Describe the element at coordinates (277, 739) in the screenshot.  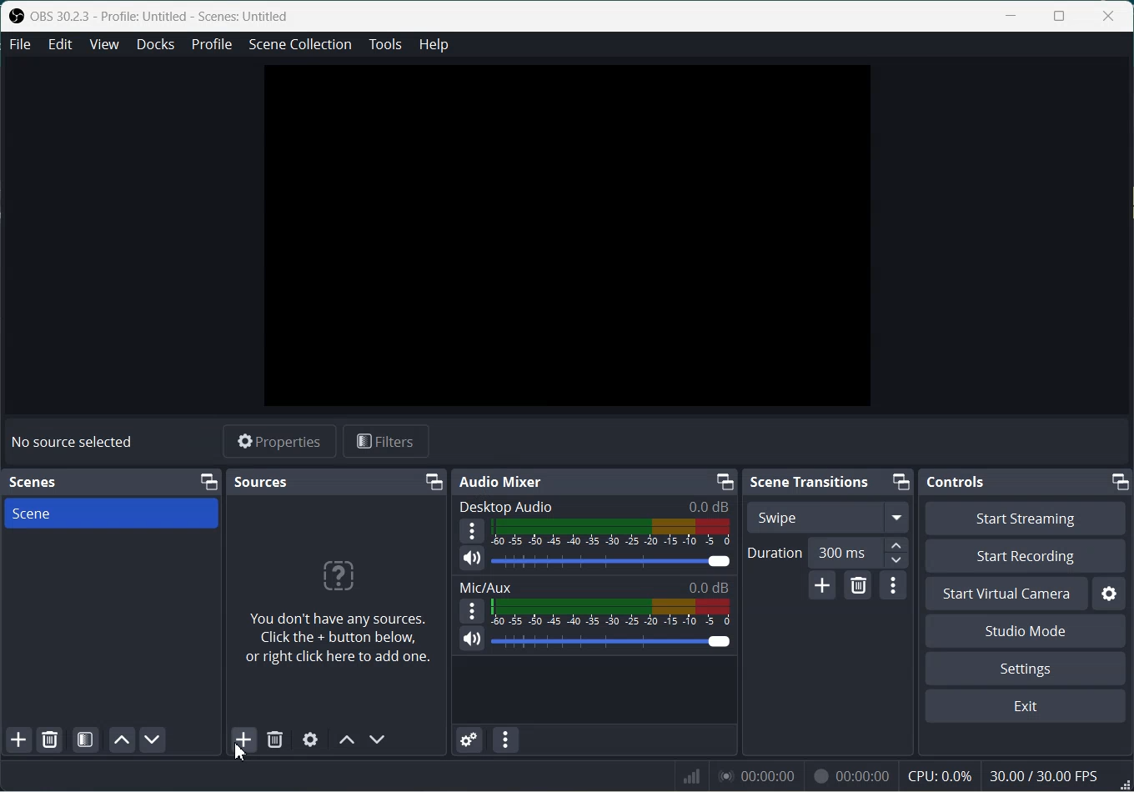
I see `Remove Source` at that location.